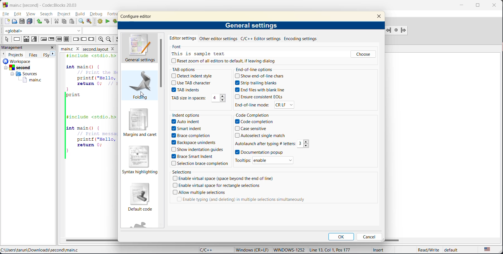 The image size is (503, 254). Describe the element at coordinates (255, 122) in the screenshot. I see `Code completion` at that location.